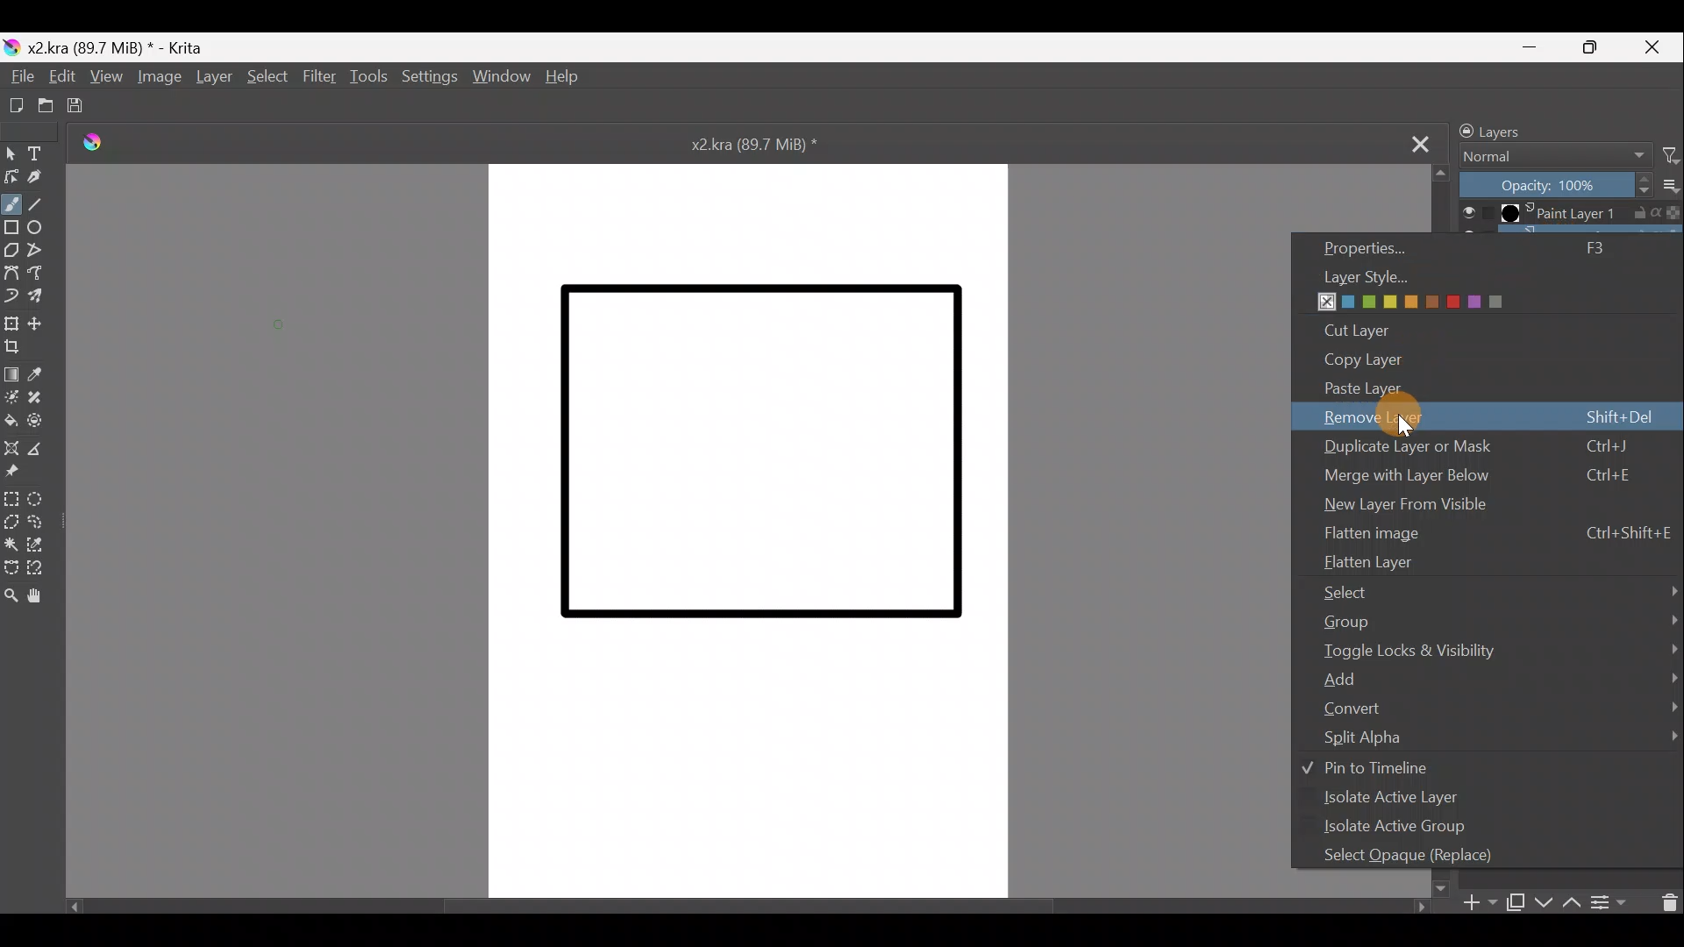  Describe the element at coordinates (1498, 531) in the screenshot. I see `Flatten image` at that location.